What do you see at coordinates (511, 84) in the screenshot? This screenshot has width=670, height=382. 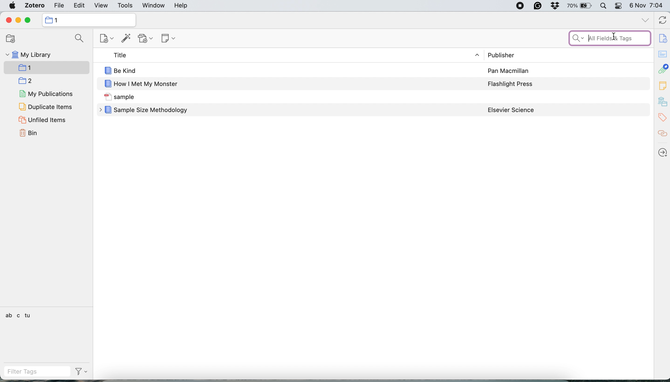 I see `Flashlight Press` at bounding box center [511, 84].